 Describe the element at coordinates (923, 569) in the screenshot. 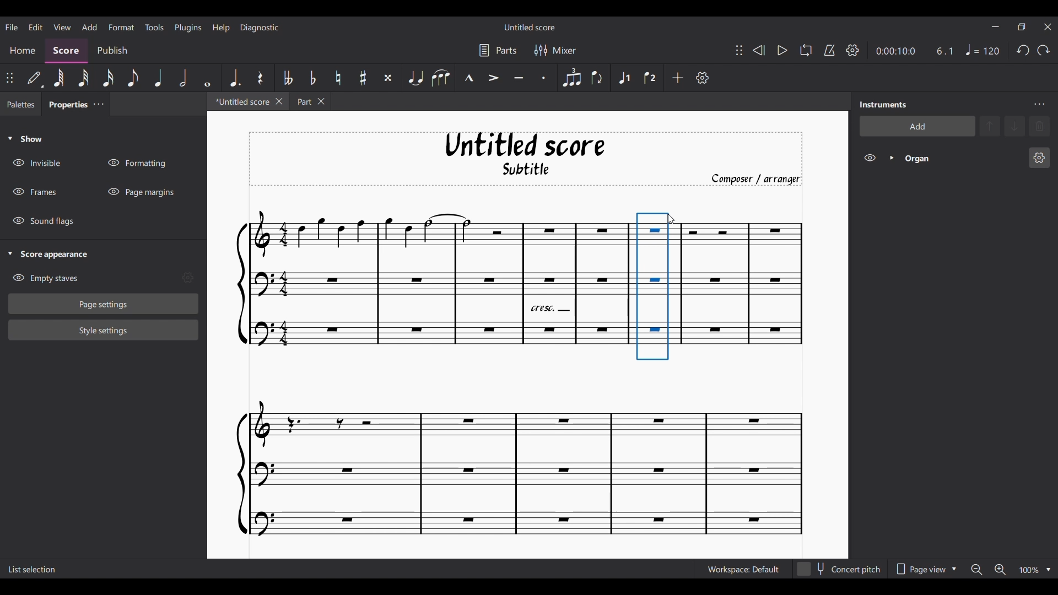

I see `Page view options` at that location.